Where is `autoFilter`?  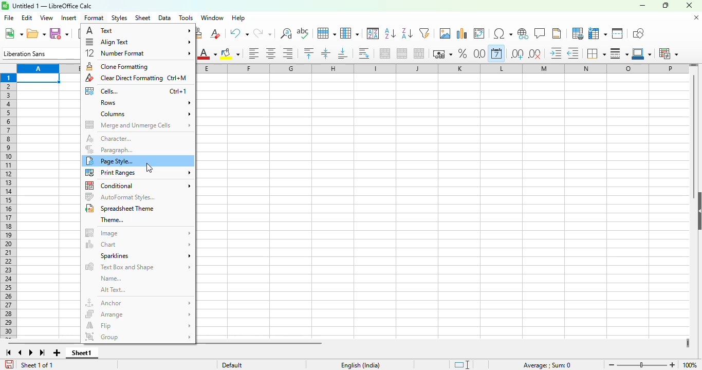
autoFilter is located at coordinates (424, 33).